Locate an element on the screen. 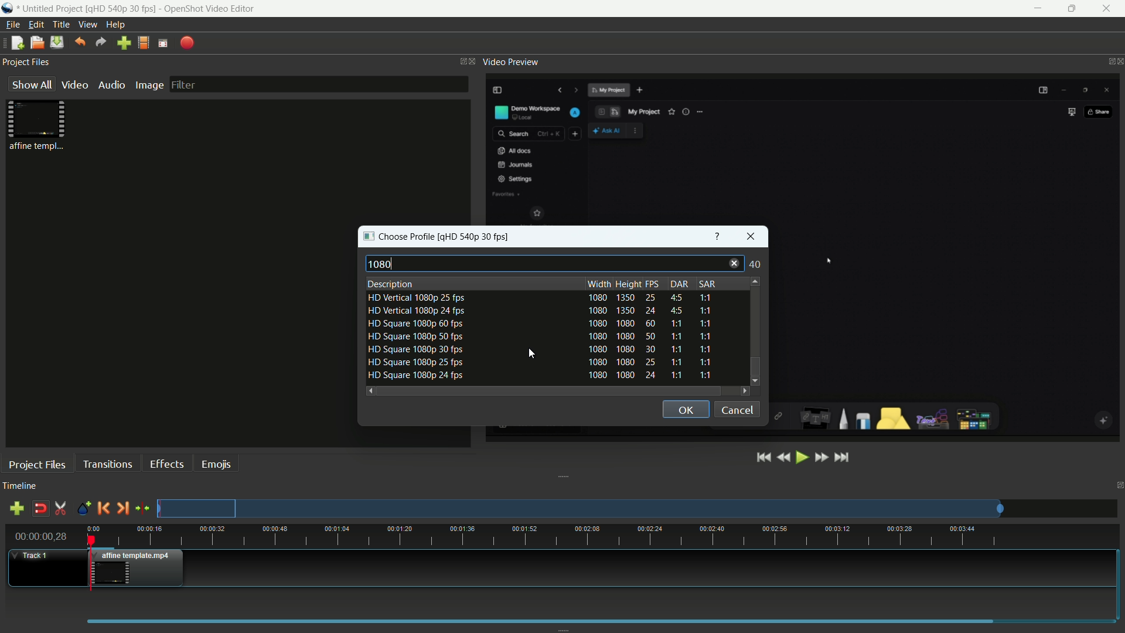 The image size is (1125, 633). scroll bar is located at coordinates (754, 319).